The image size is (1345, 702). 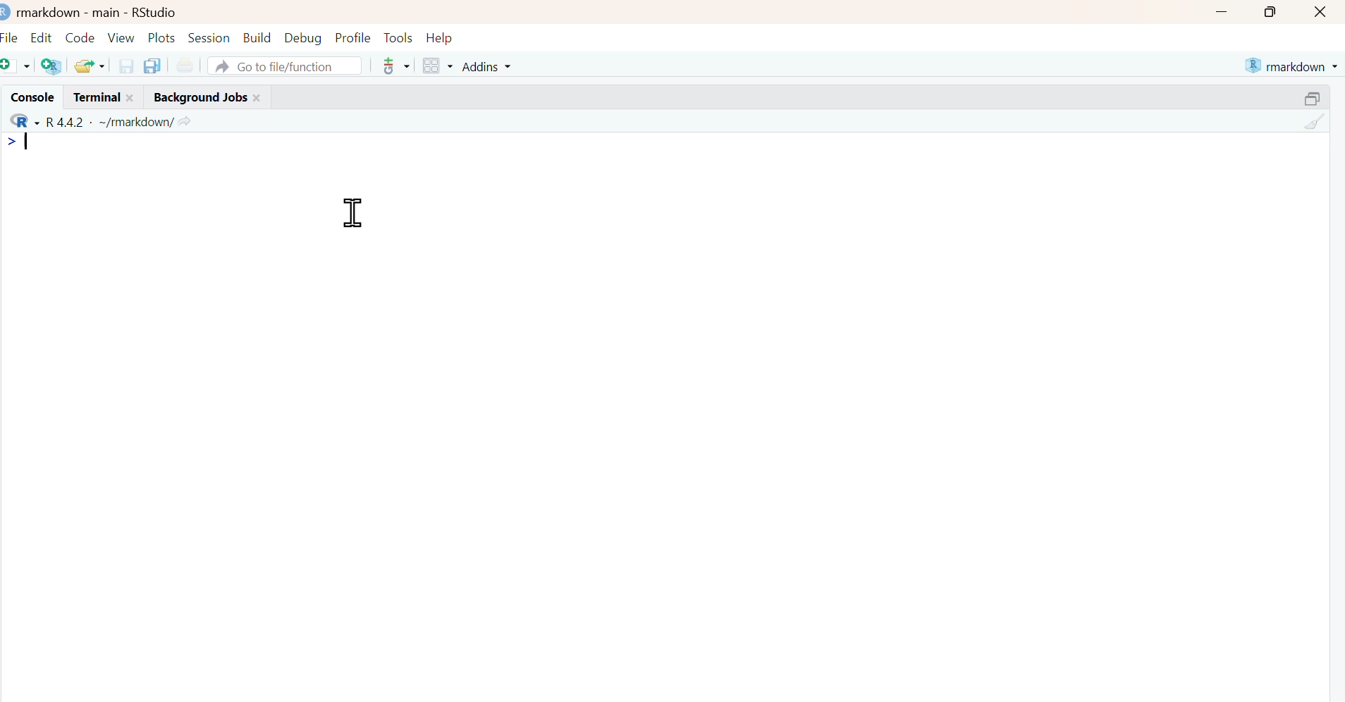 I want to click on Console, so click(x=30, y=97).